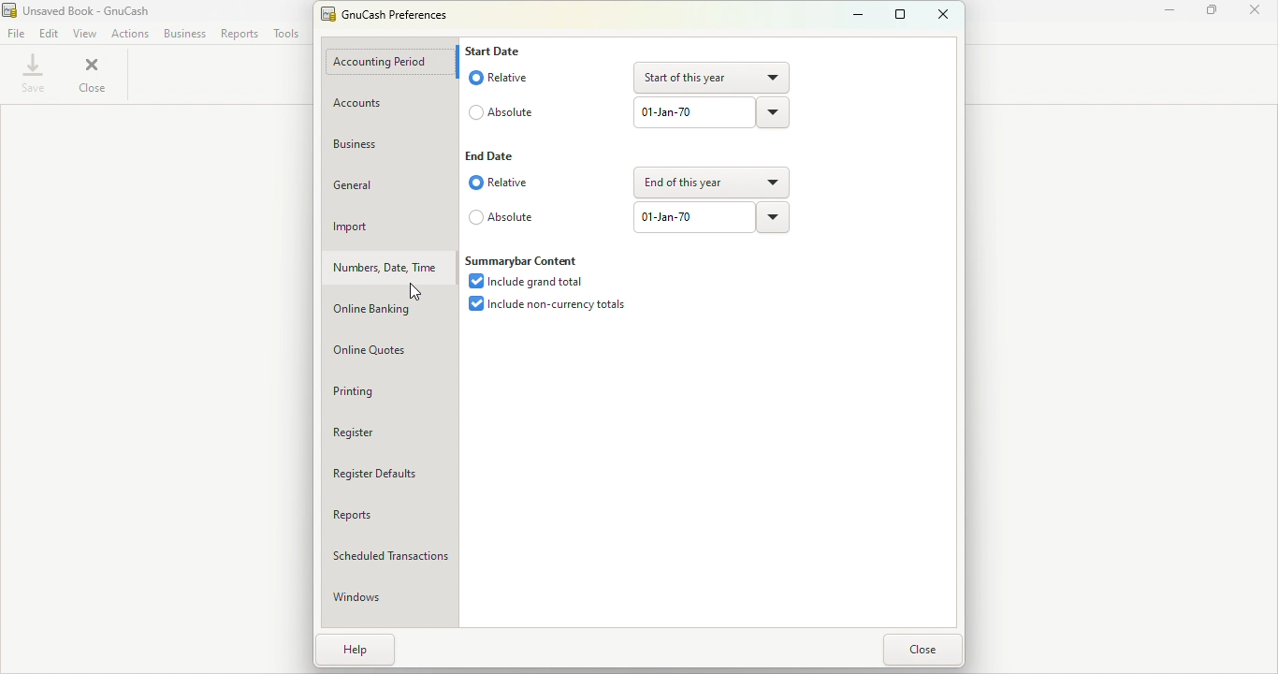  I want to click on Numbers, so click(393, 267).